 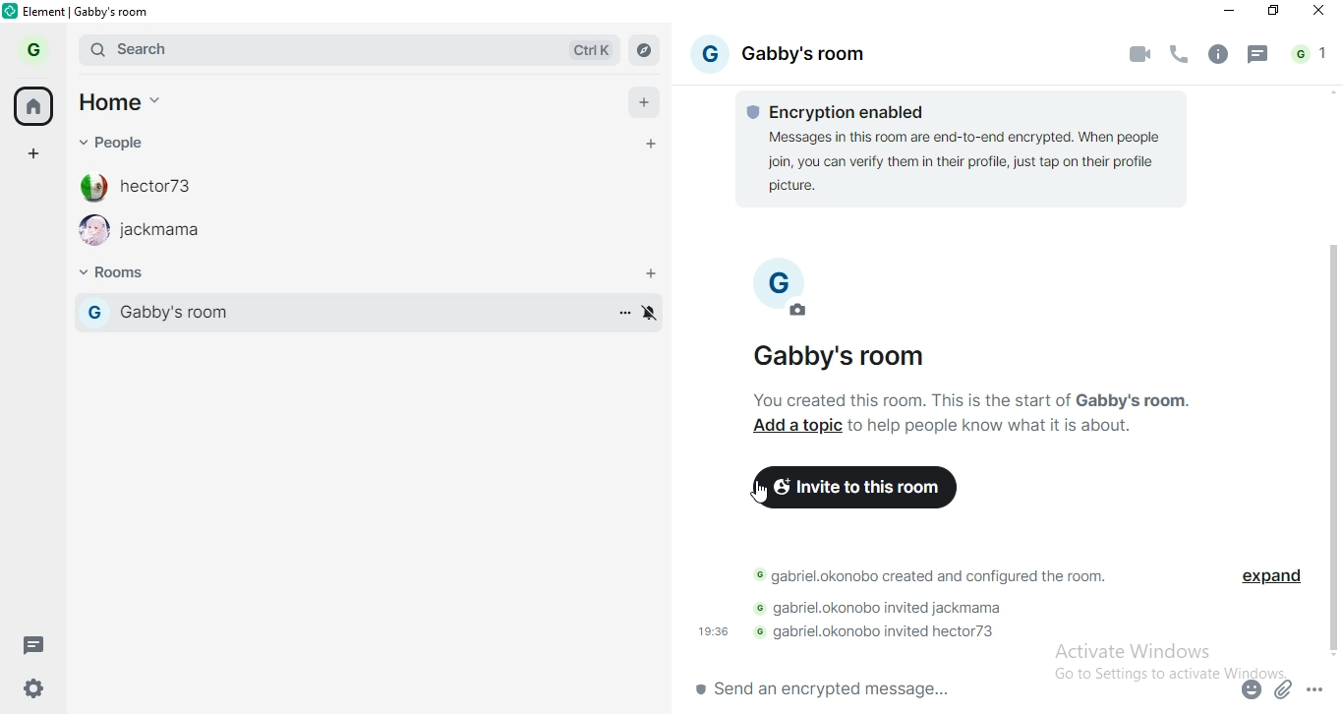 What do you see at coordinates (713, 55) in the screenshot?
I see `profile` at bounding box center [713, 55].